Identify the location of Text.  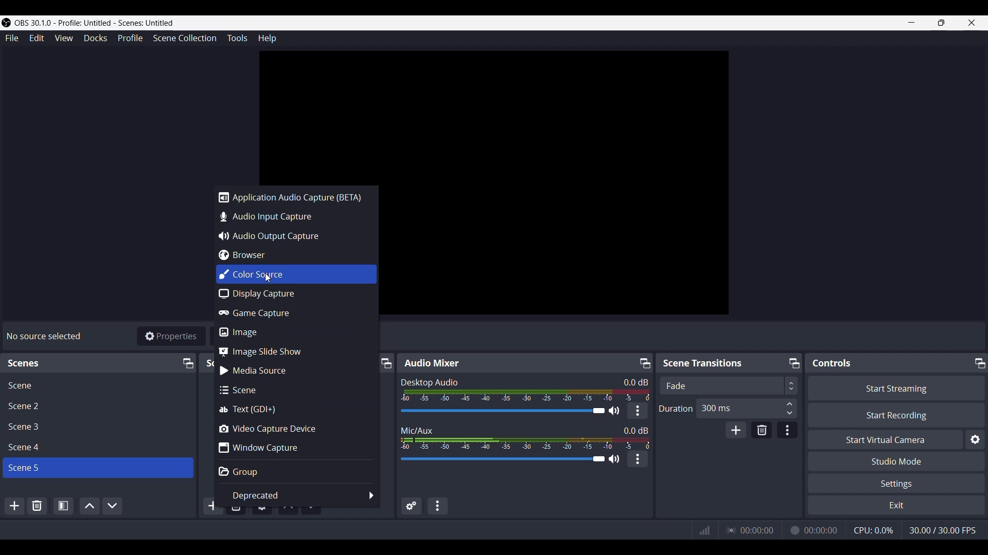
(832, 363).